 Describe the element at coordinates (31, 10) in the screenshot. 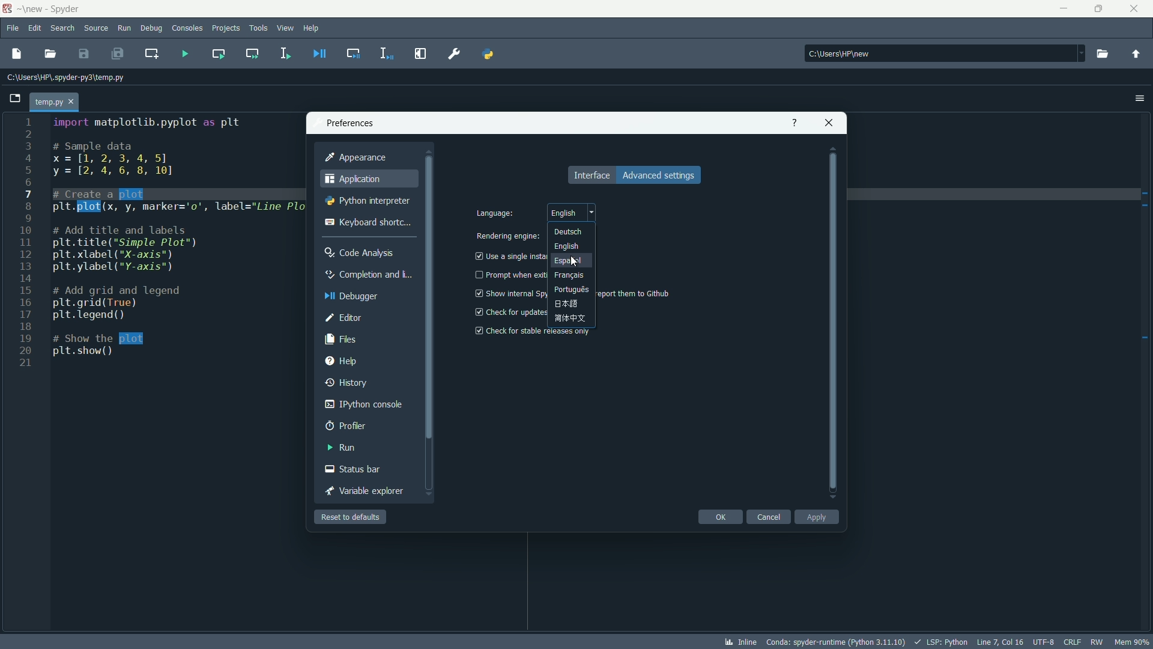

I see `folder name` at that location.